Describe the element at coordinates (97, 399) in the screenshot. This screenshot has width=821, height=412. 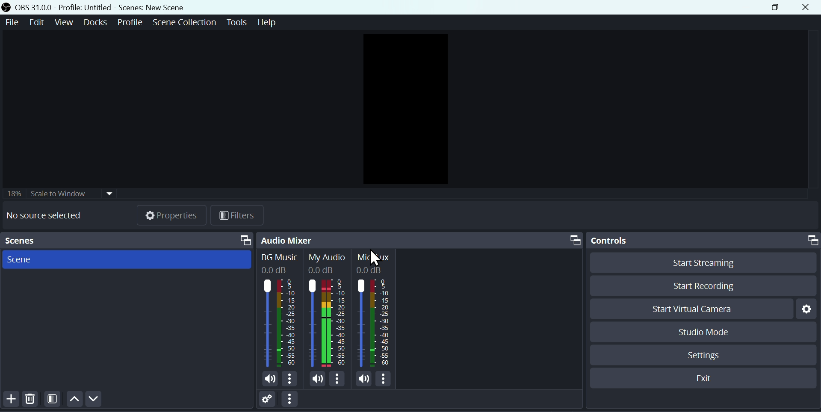
I see `Down` at that location.